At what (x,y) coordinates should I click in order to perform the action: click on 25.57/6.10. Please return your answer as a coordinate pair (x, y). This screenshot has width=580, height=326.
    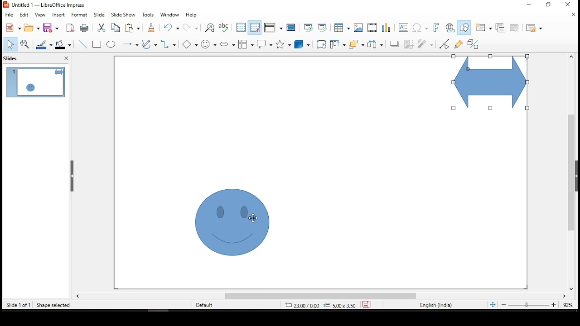
    Looking at the image, I should click on (301, 306).